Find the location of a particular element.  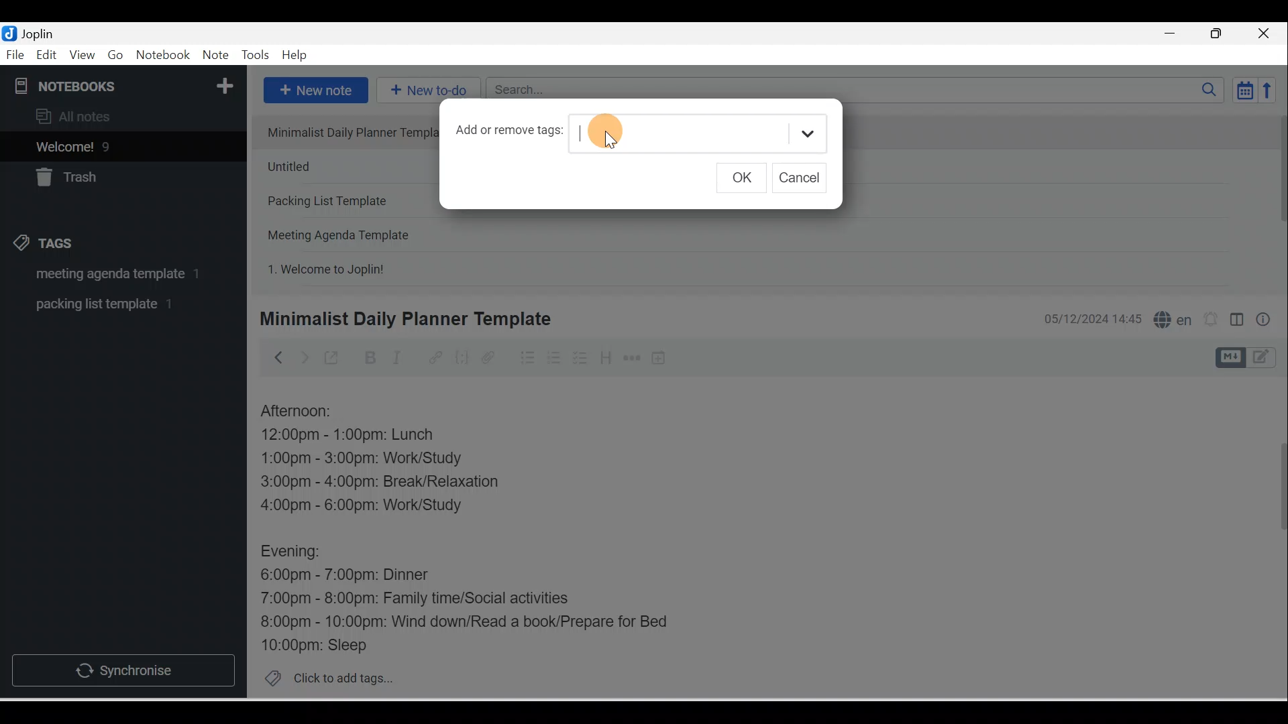

Spelling is located at coordinates (1170, 318).